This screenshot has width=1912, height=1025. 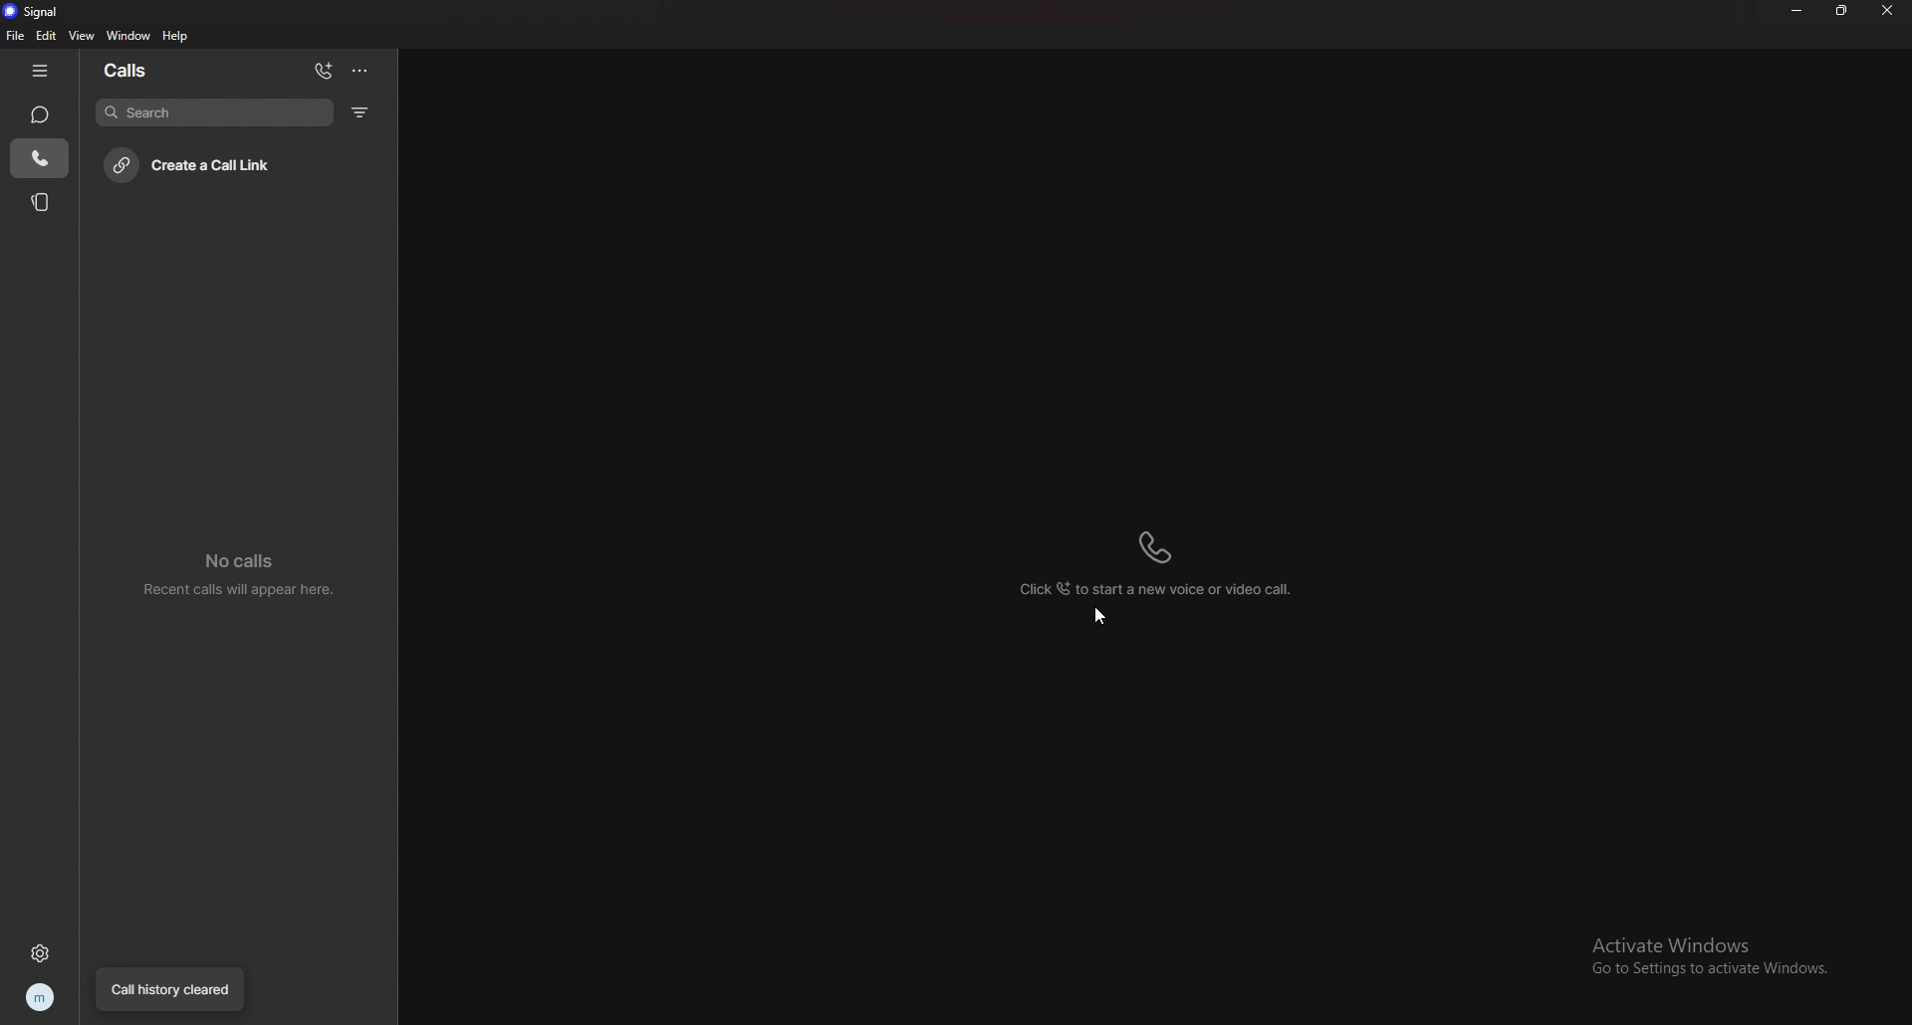 I want to click on calls, so click(x=153, y=70).